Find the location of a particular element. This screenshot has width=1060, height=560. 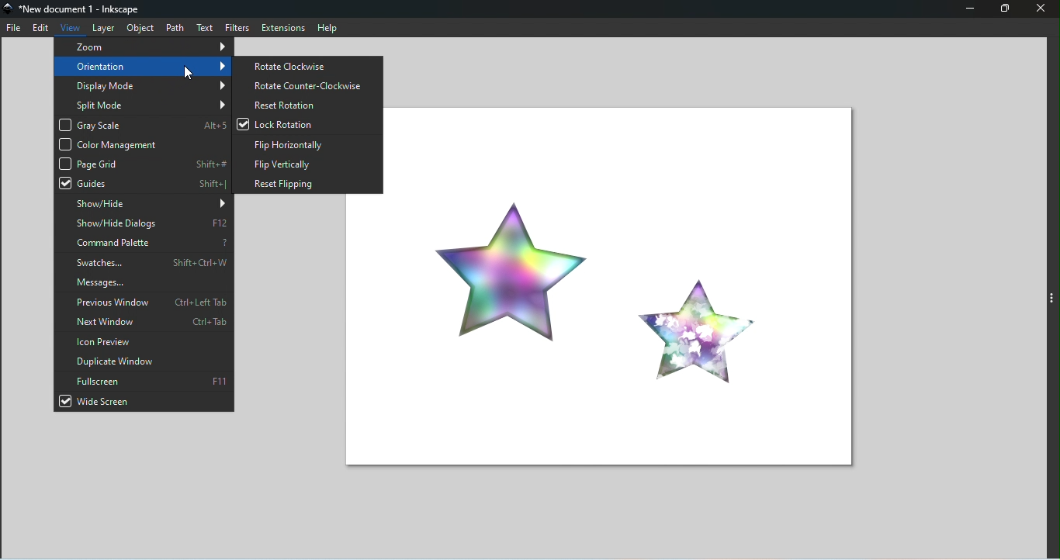

Text is located at coordinates (204, 28).